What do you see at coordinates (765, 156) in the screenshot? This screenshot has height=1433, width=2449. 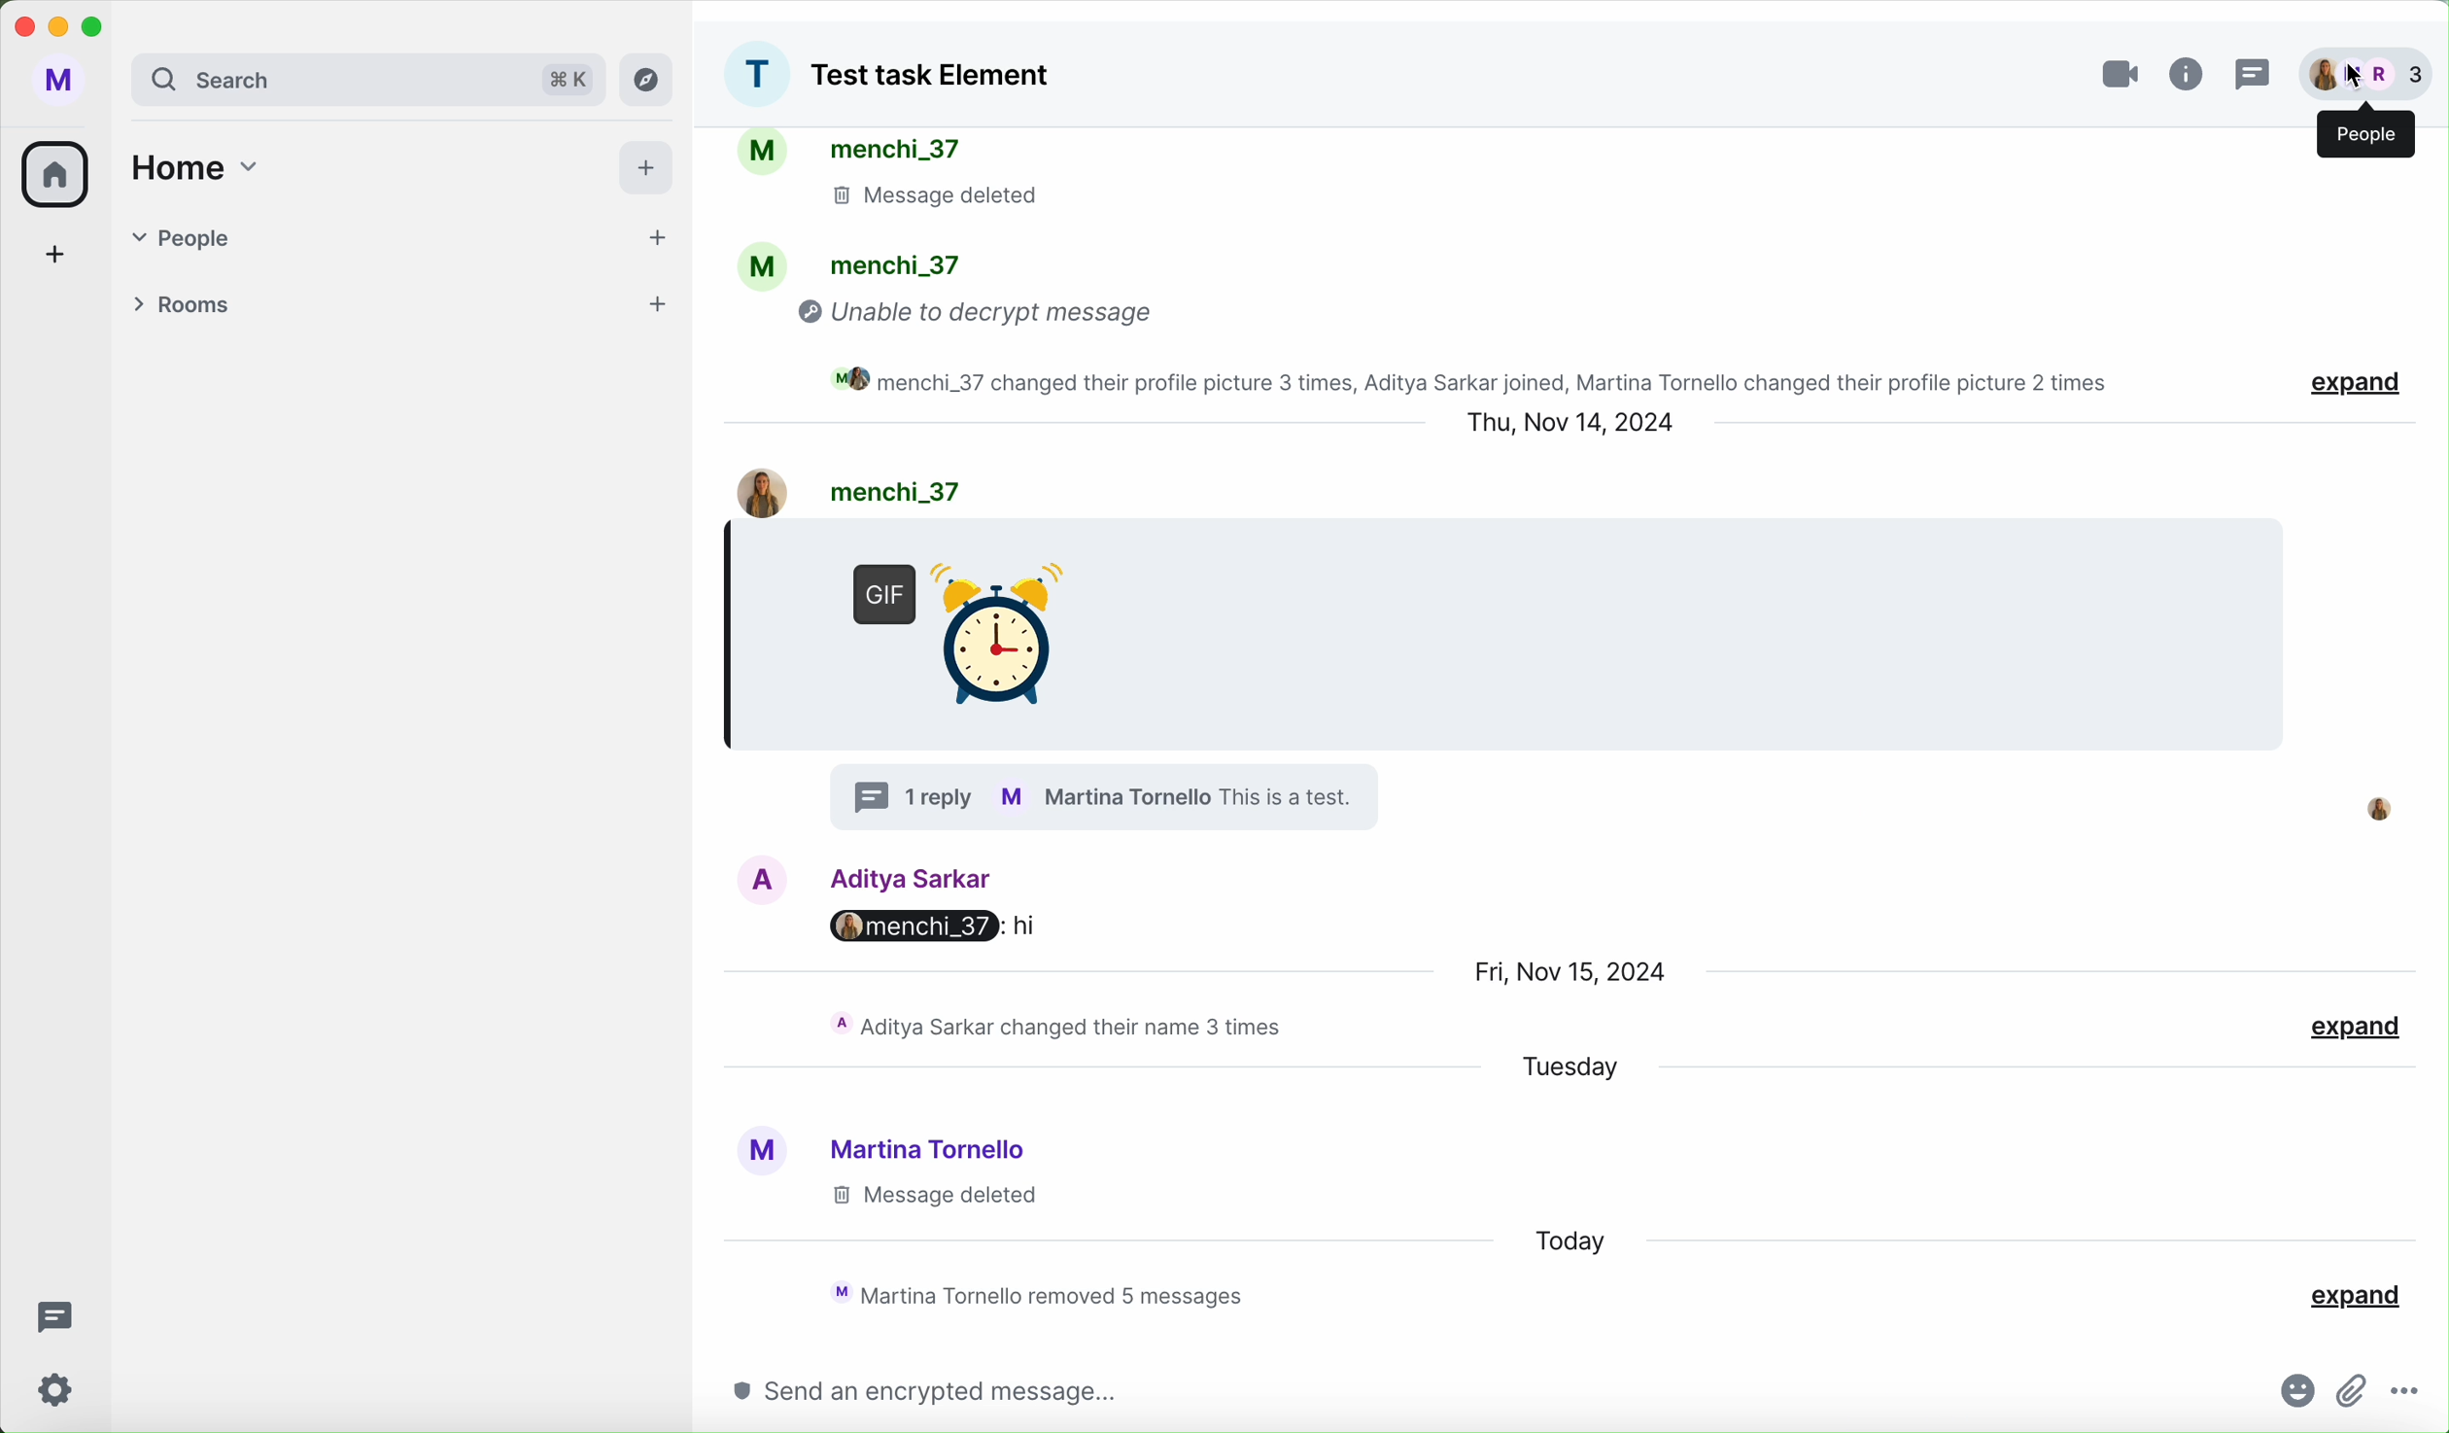 I see `profile` at bounding box center [765, 156].